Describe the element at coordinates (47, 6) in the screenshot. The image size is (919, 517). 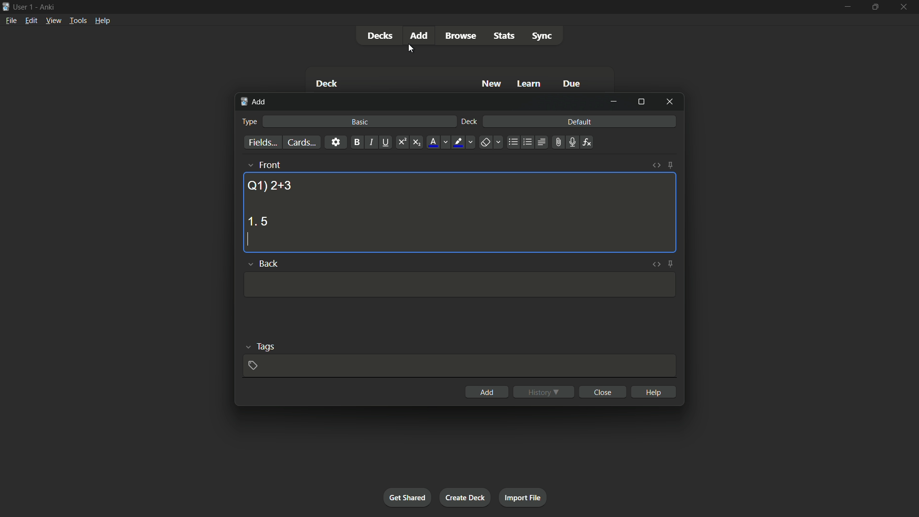
I see `app name` at that location.